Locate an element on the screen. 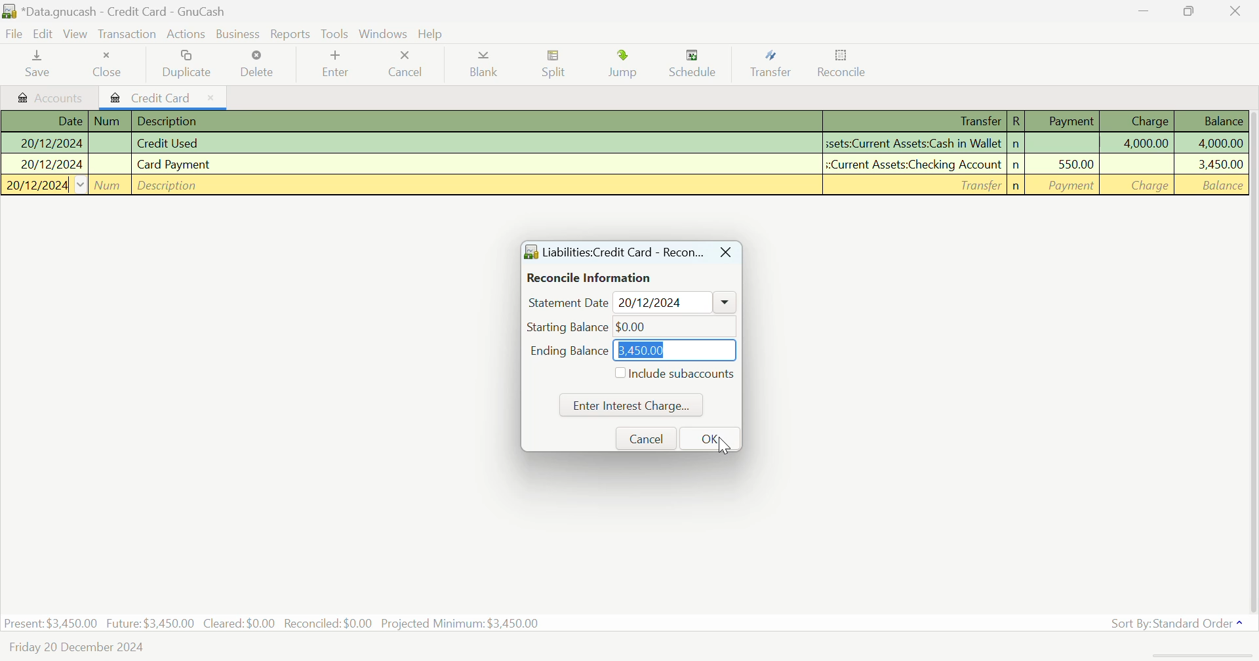 This screenshot has width=1259, height=661. Transfer is located at coordinates (768, 67).